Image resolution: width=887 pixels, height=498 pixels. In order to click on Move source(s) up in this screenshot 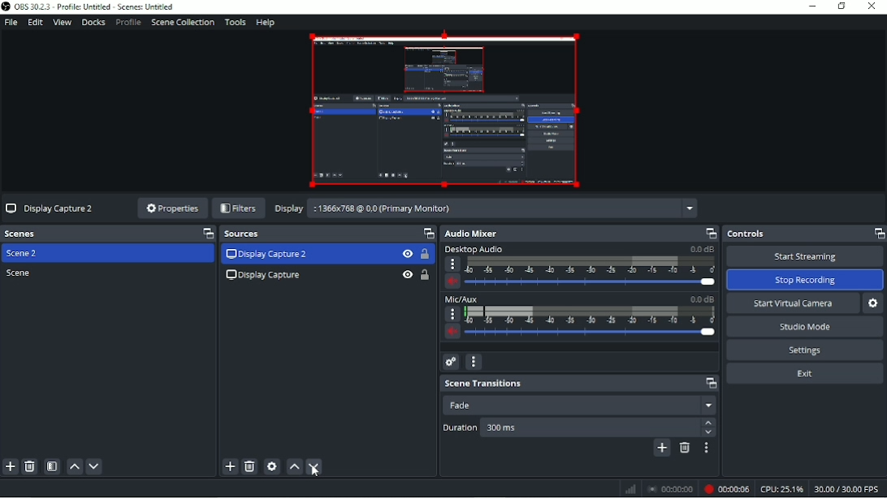, I will do `click(294, 466)`.